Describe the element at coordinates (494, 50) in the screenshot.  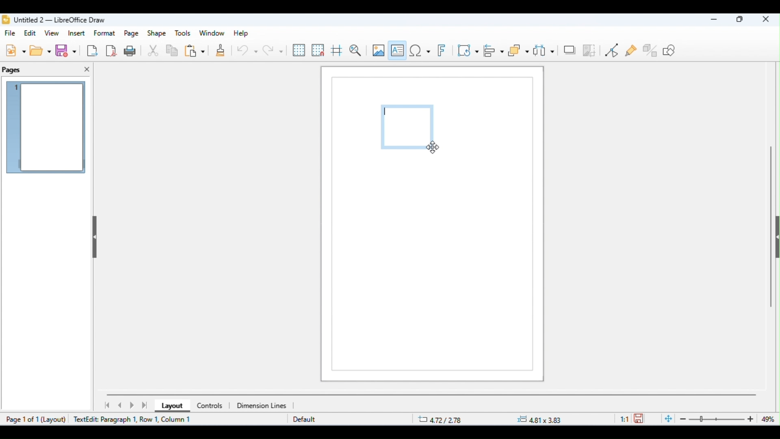
I see `align objects` at that location.